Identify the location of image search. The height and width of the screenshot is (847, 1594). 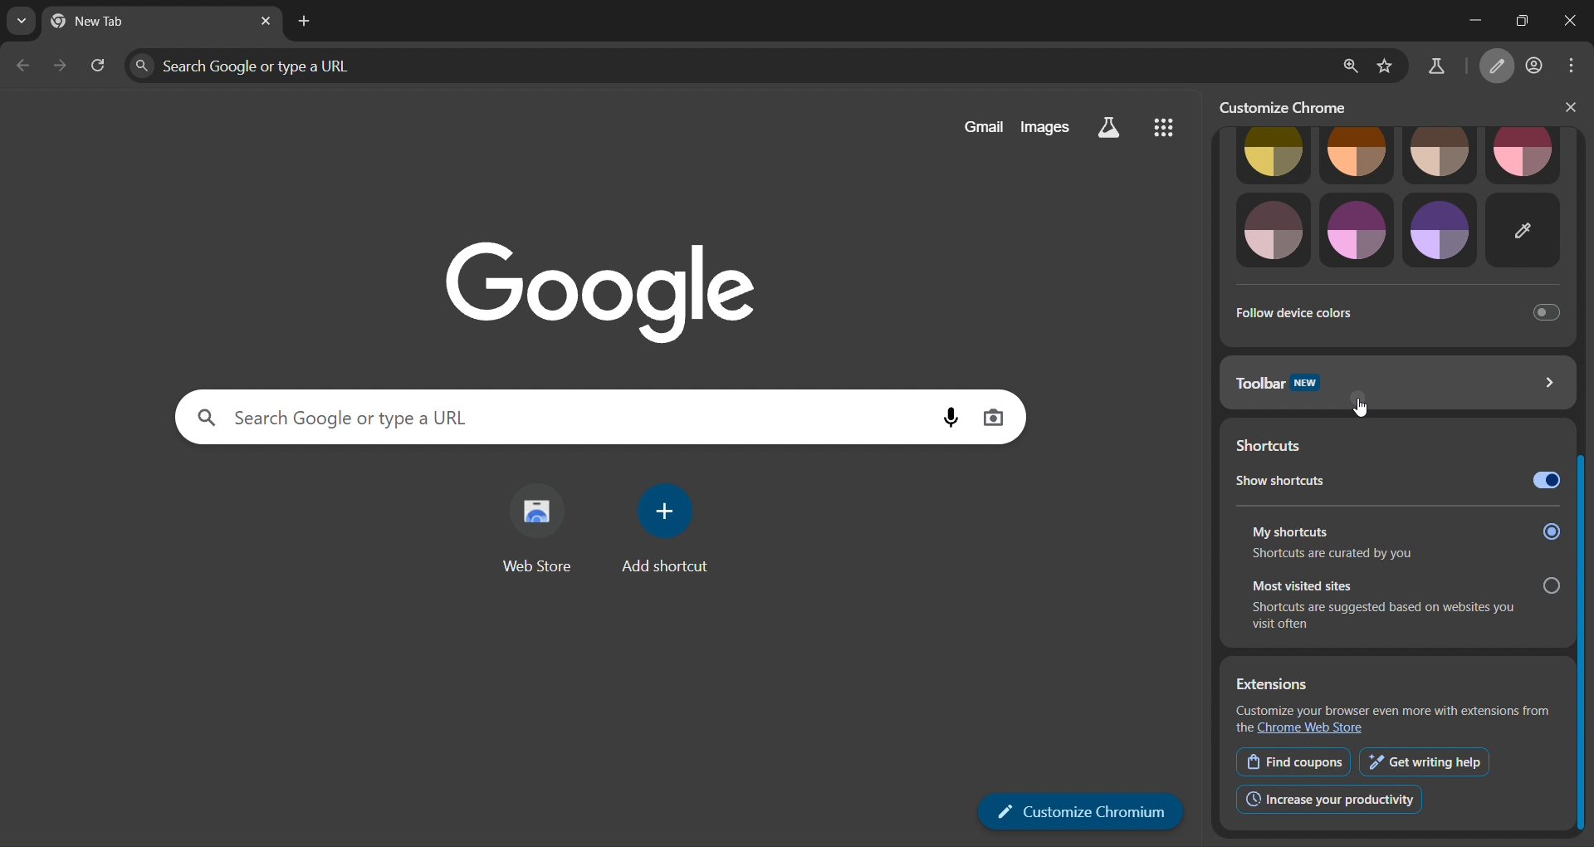
(993, 416).